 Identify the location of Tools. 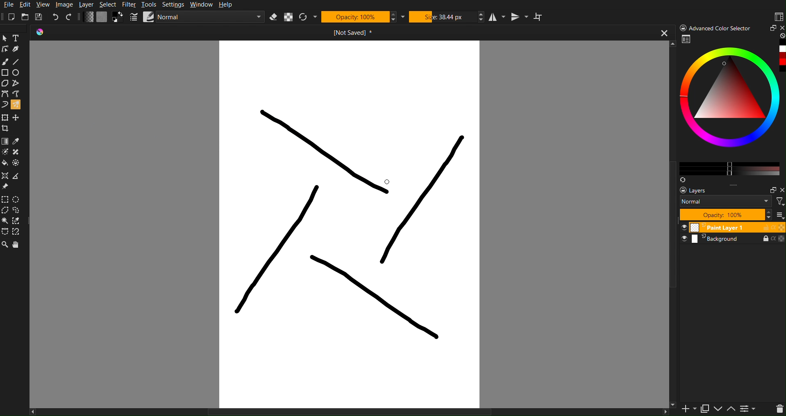
(150, 5).